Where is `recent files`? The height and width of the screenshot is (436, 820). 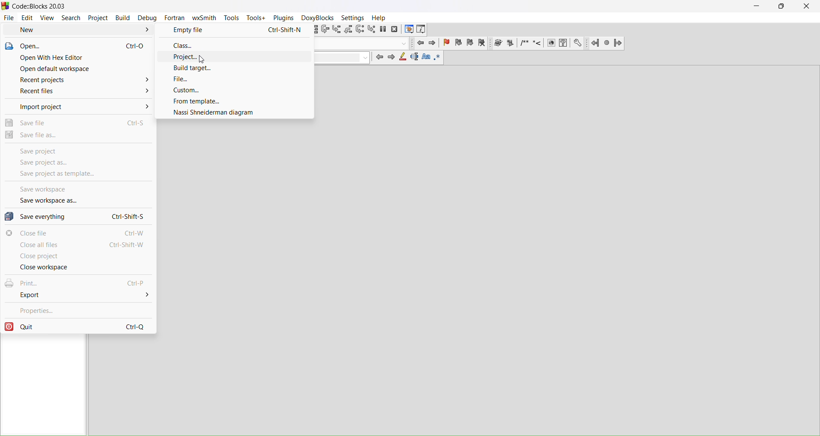 recent files is located at coordinates (76, 91).